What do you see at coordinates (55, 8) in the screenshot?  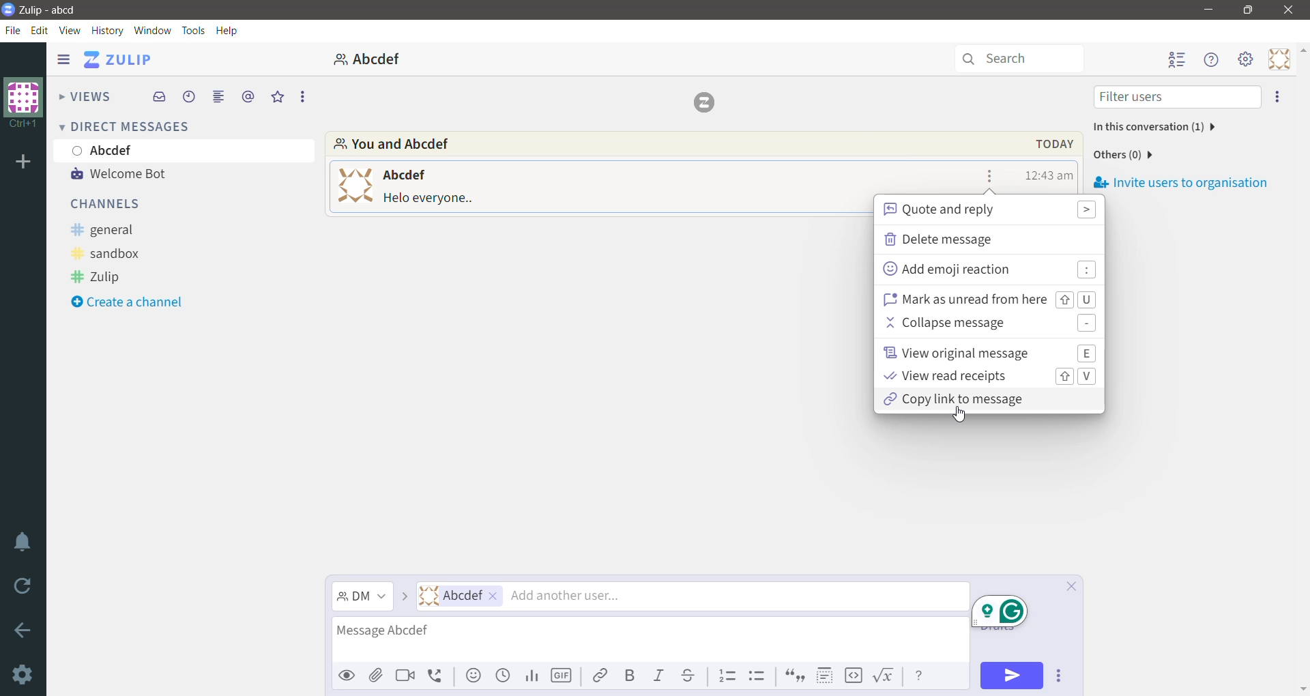 I see `Application Name - Organization Name` at bounding box center [55, 8].